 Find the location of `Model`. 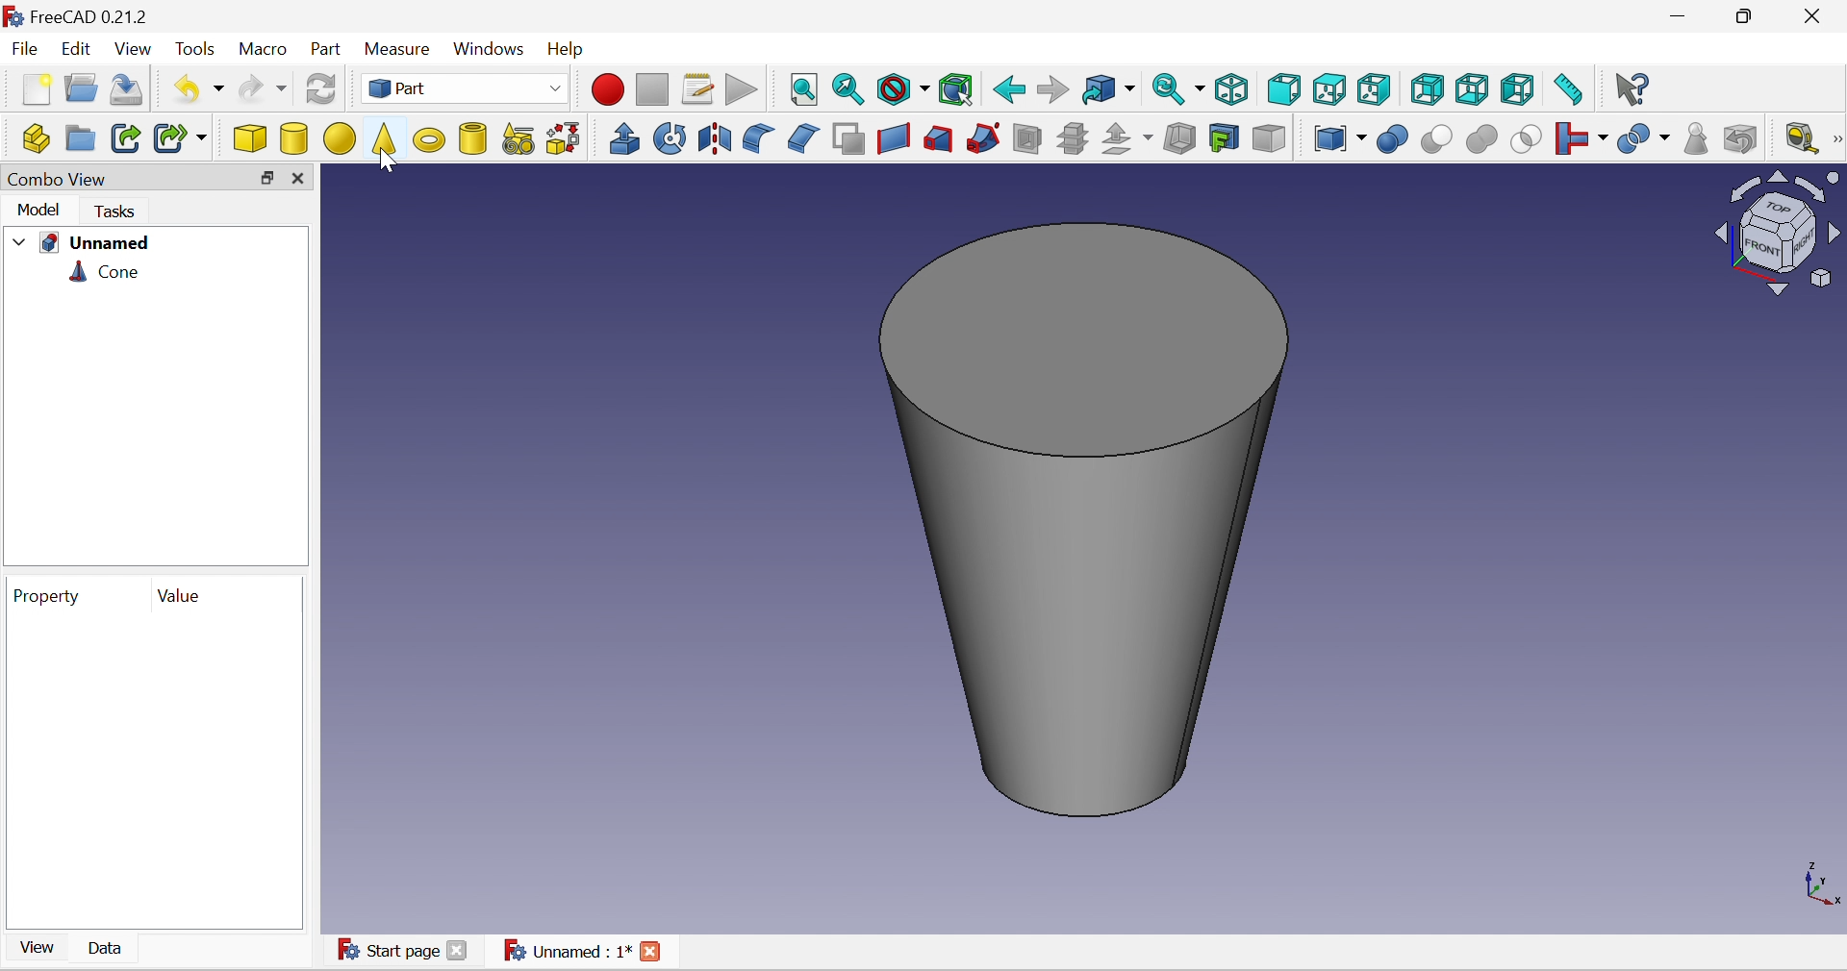

Model is located at coordinates (40, 212).